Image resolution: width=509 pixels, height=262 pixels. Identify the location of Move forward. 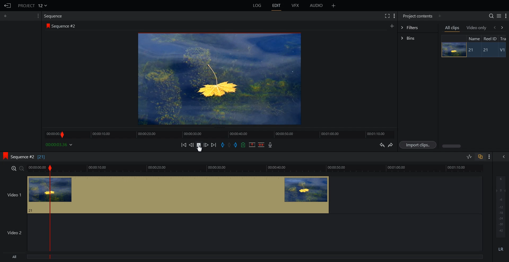
(214, 145).